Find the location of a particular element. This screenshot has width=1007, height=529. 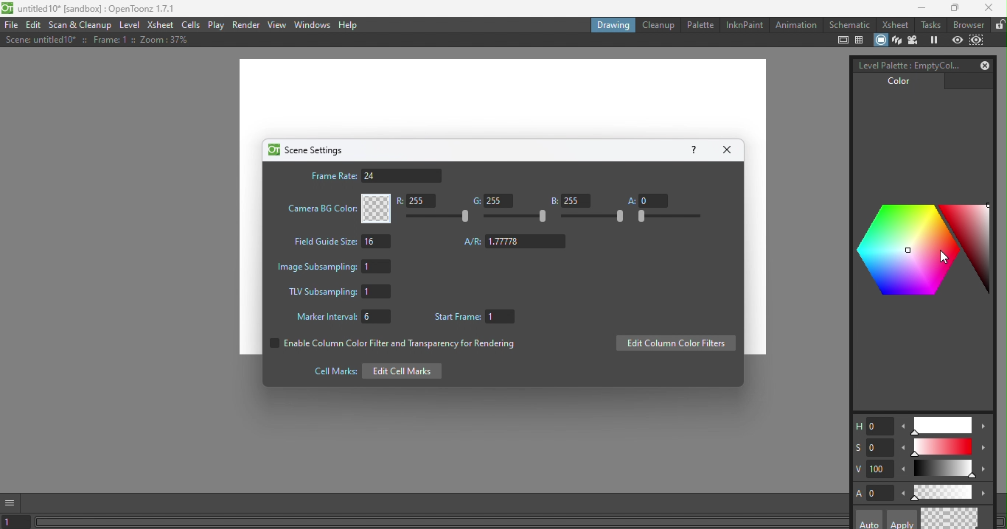

File is located at coordinates (11, 26).